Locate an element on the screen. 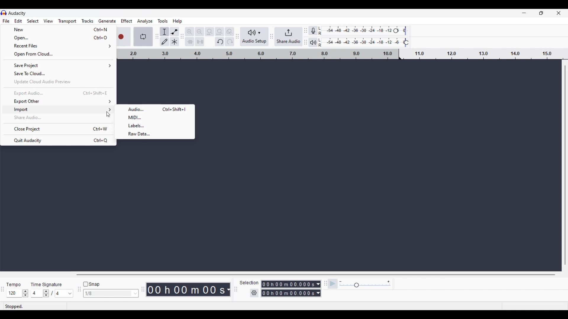  edit tool bar is located at coordinates (183, 38).